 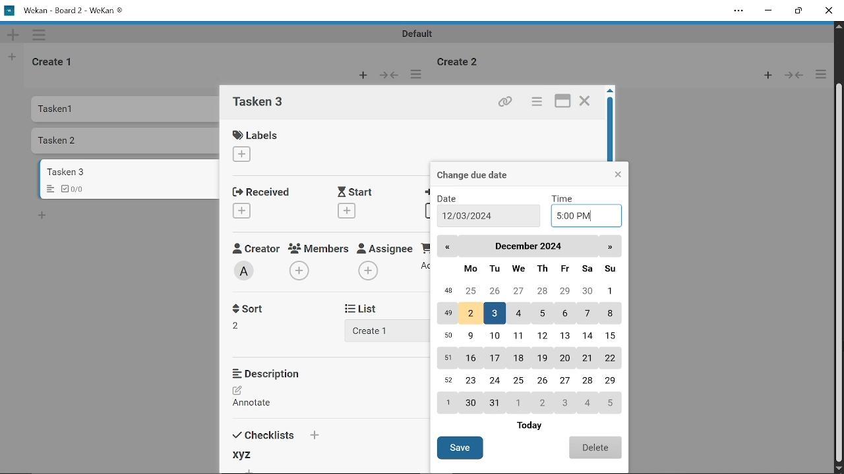 What do you see at coordinates (419, 34) in the screenshot?
I see `Default` at bounding box center [419, 34].